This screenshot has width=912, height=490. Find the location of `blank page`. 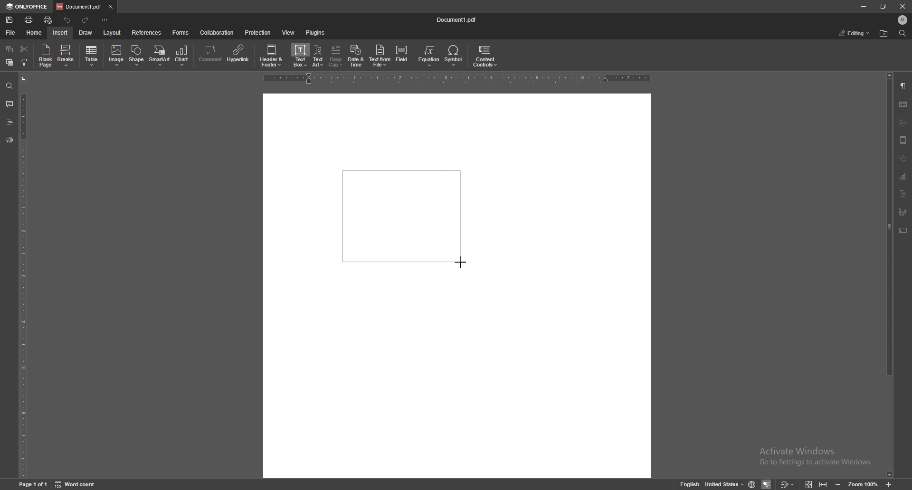

blank page is located at coordinates (45, 56).